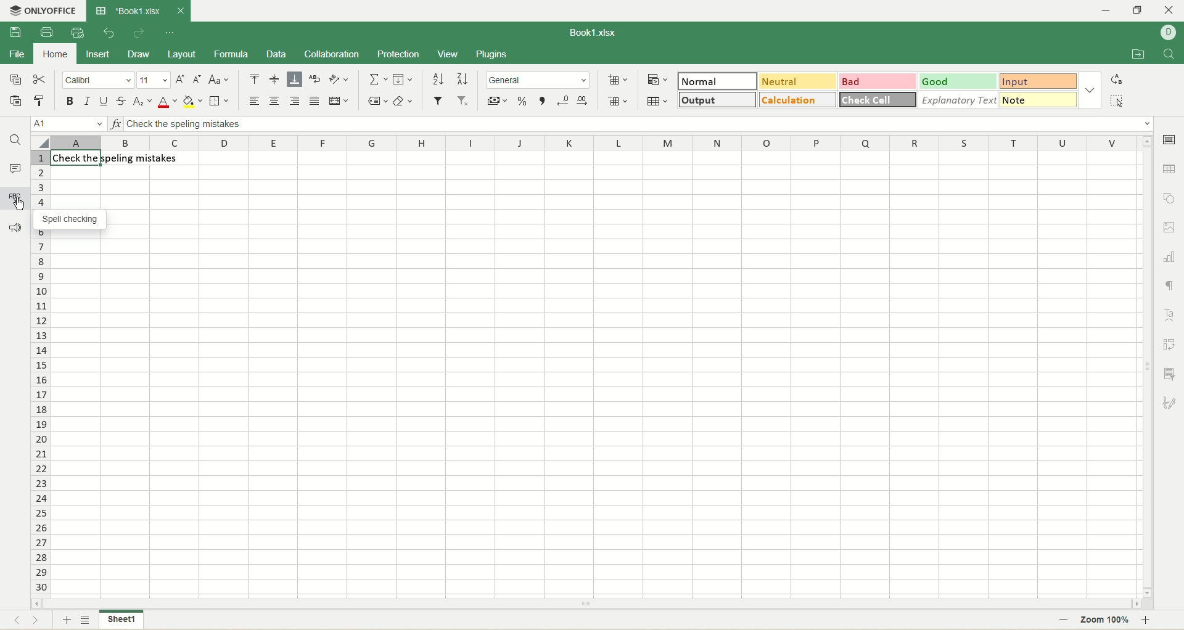  Describe the element at coordinates (68, 102) in the screenshot. I see `bold` at that location.